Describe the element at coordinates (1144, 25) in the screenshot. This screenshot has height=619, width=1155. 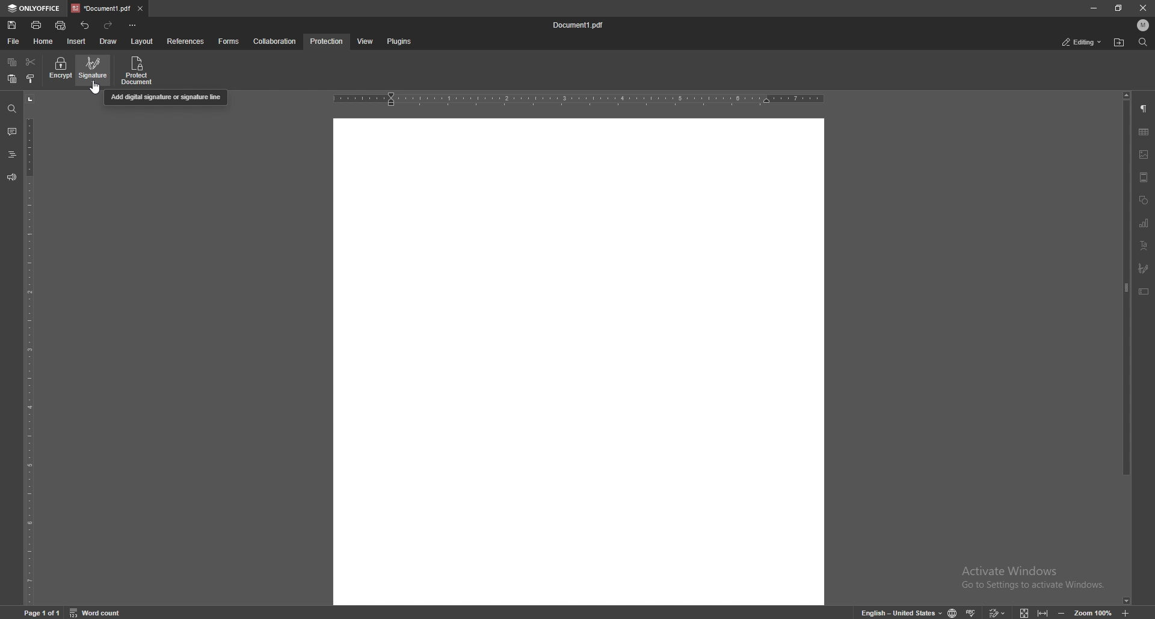
I see `profile` at that location.